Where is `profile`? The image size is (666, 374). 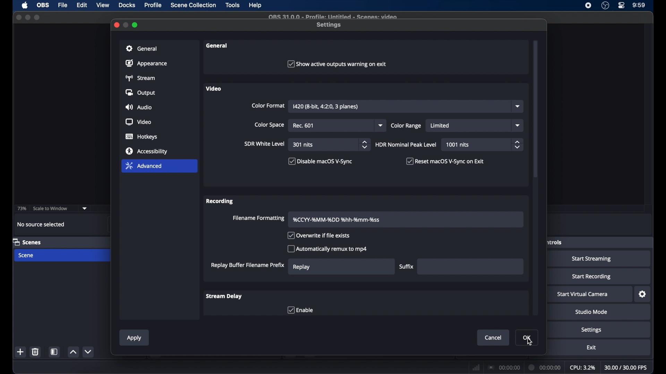 profile is located at coordinates (154, 5).